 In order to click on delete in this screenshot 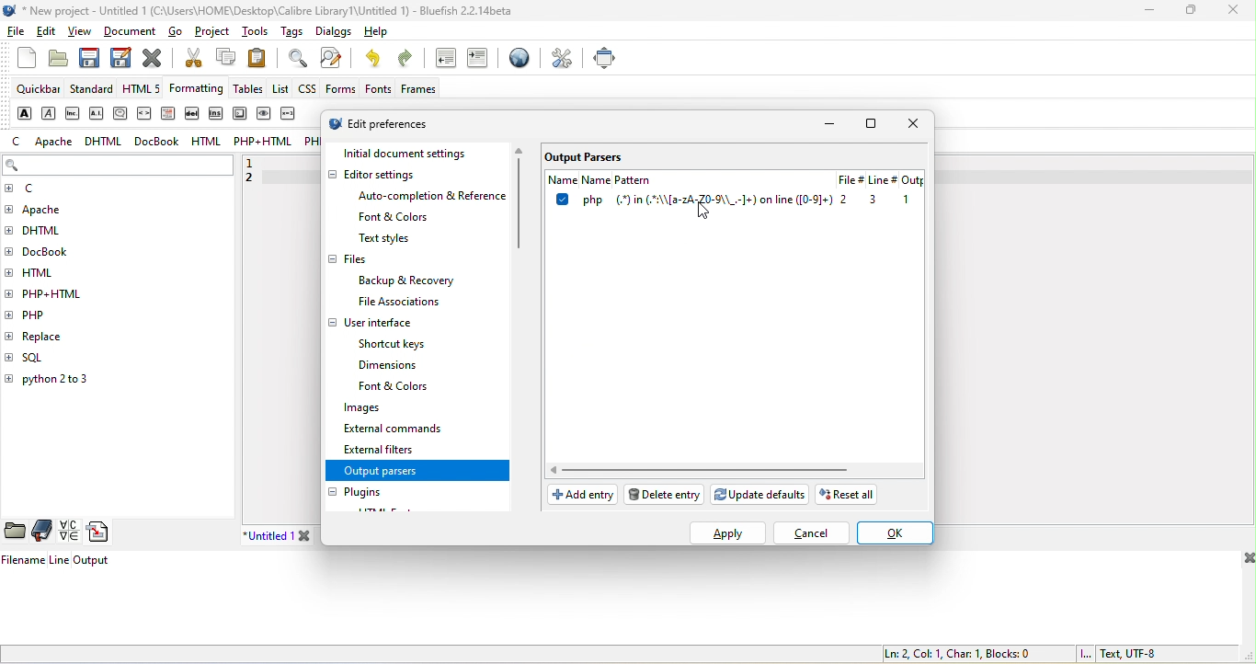, I will do `click(193, 113)`.